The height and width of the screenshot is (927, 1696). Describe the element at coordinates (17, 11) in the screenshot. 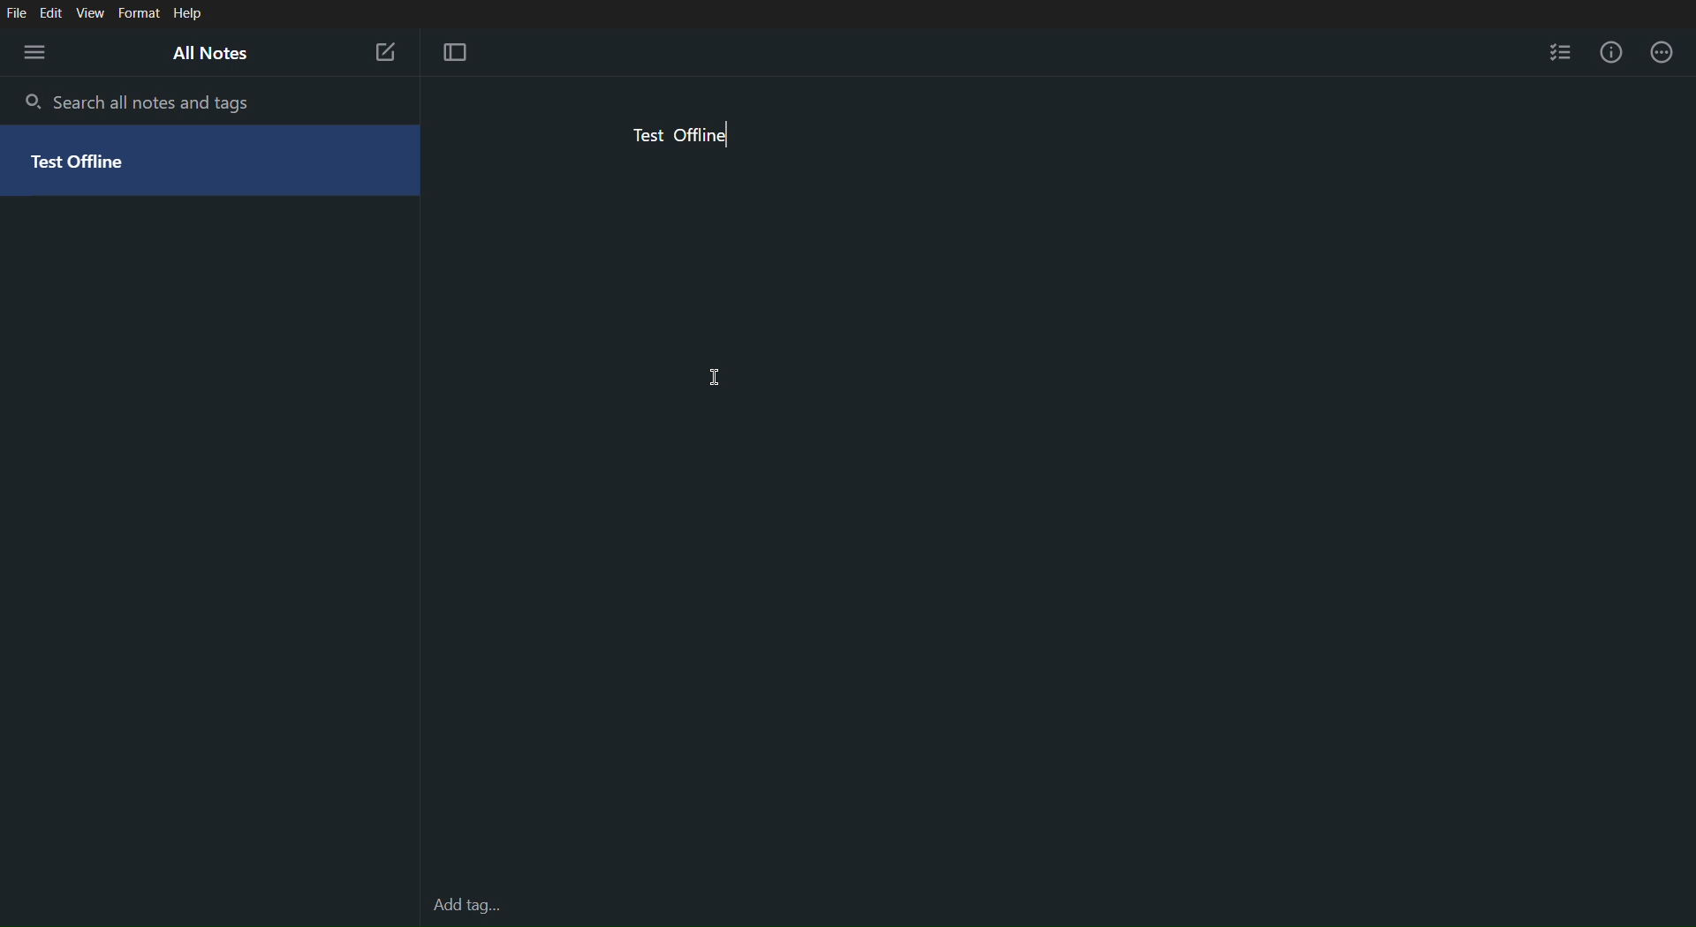

I see `File` at that location.